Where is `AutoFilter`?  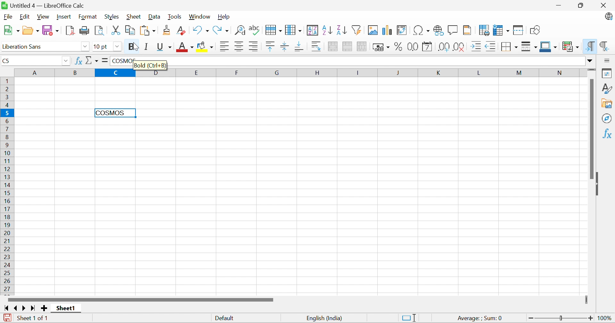
AutoFilter is located at coordinates (357, 30).